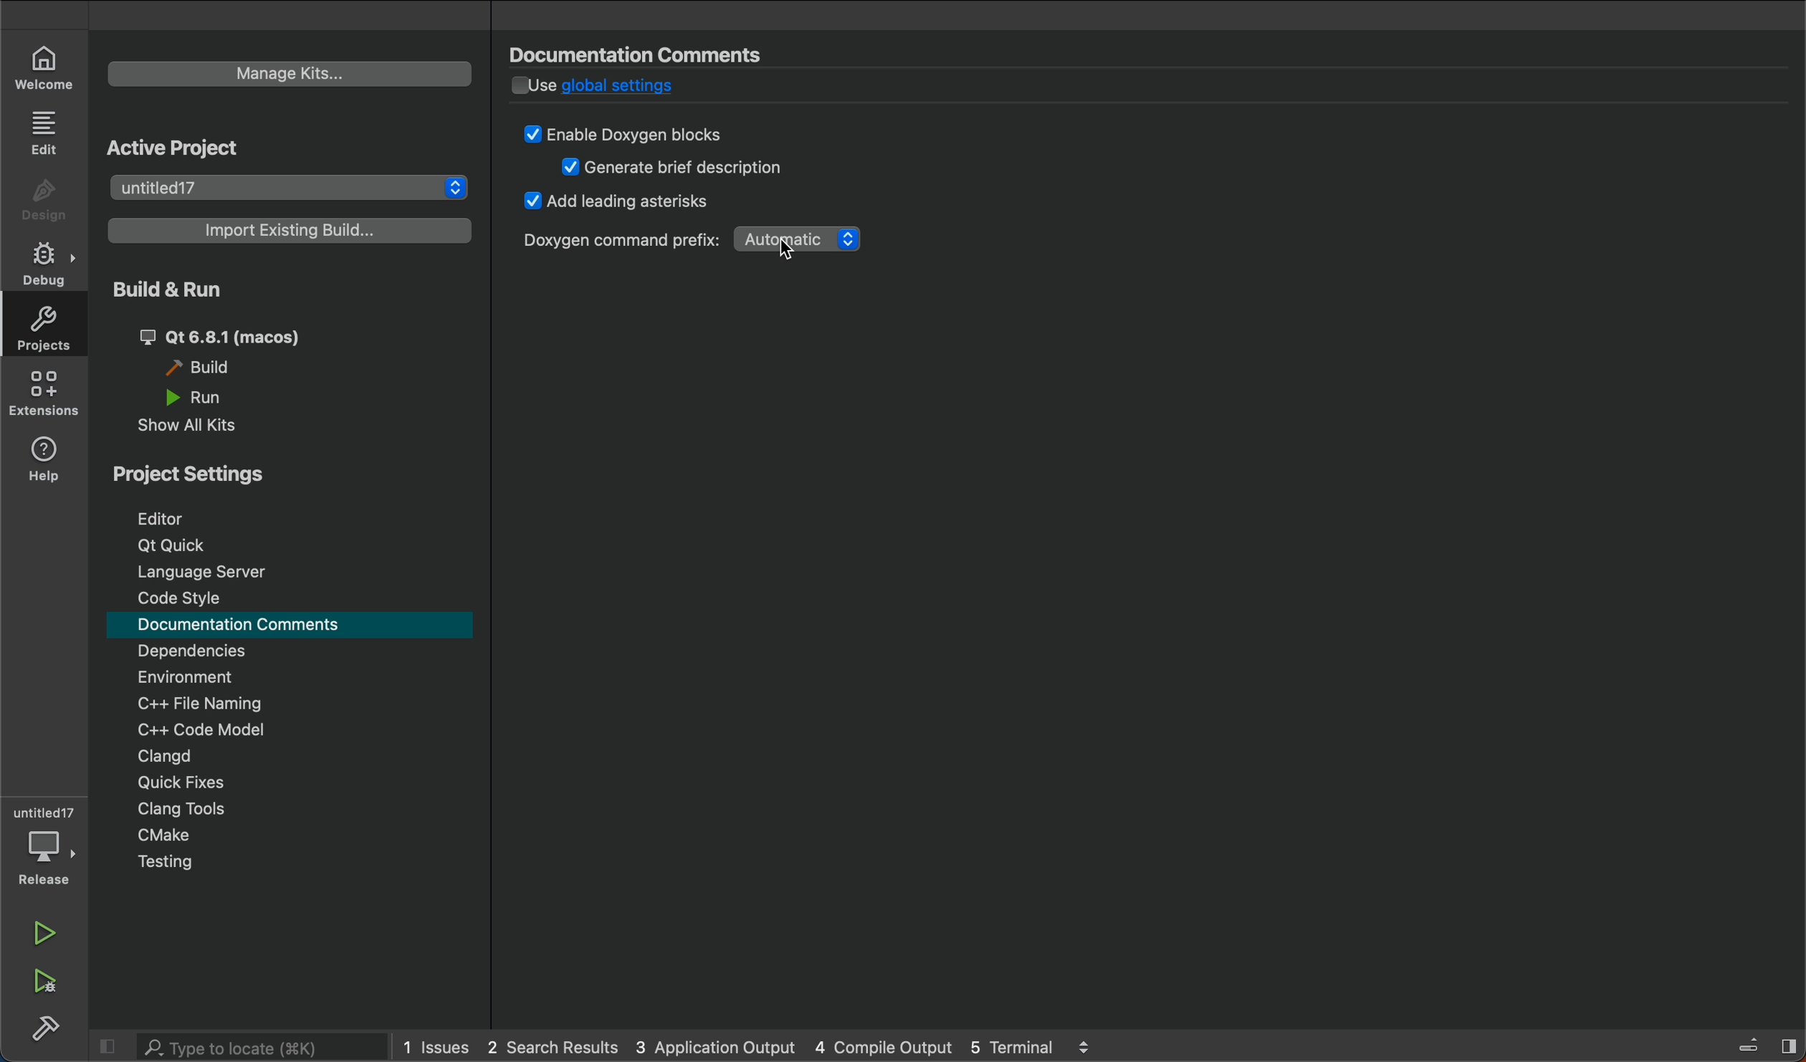  What do you see at coordinates (43, 843) in the screenshot?
I see `debugger` at bounding box center [43, 843].